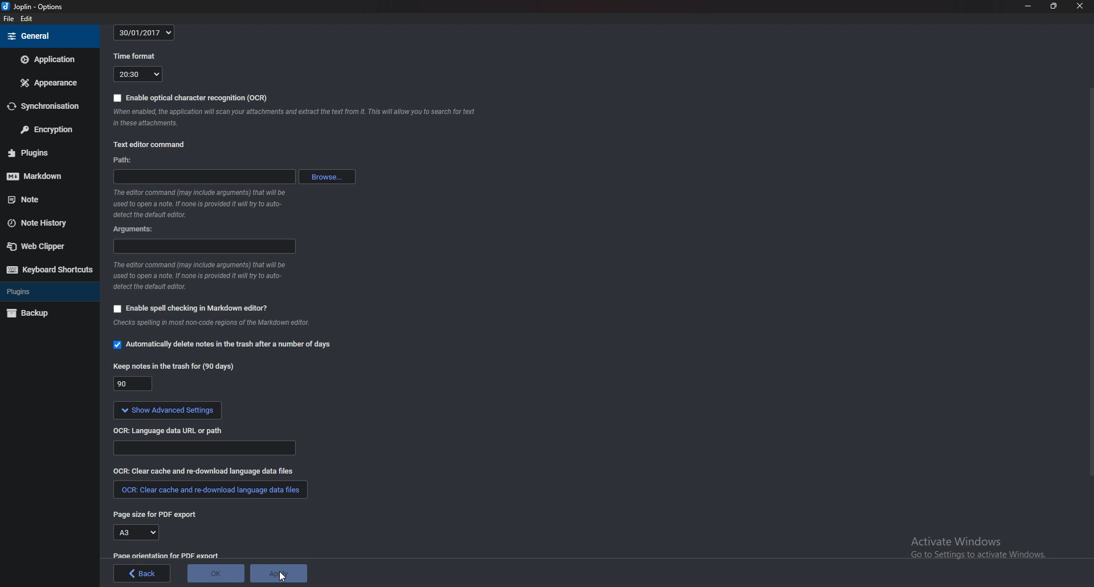 The width and height of the screenshot is (1094, 587). What do you see at coordinates (203, 247) in the screenshot?
I see `arguments` at bounding box center [203, 247].